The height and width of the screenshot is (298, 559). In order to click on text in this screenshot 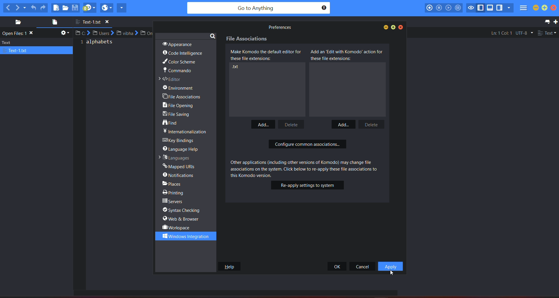, I will do `click(37, 46)`.